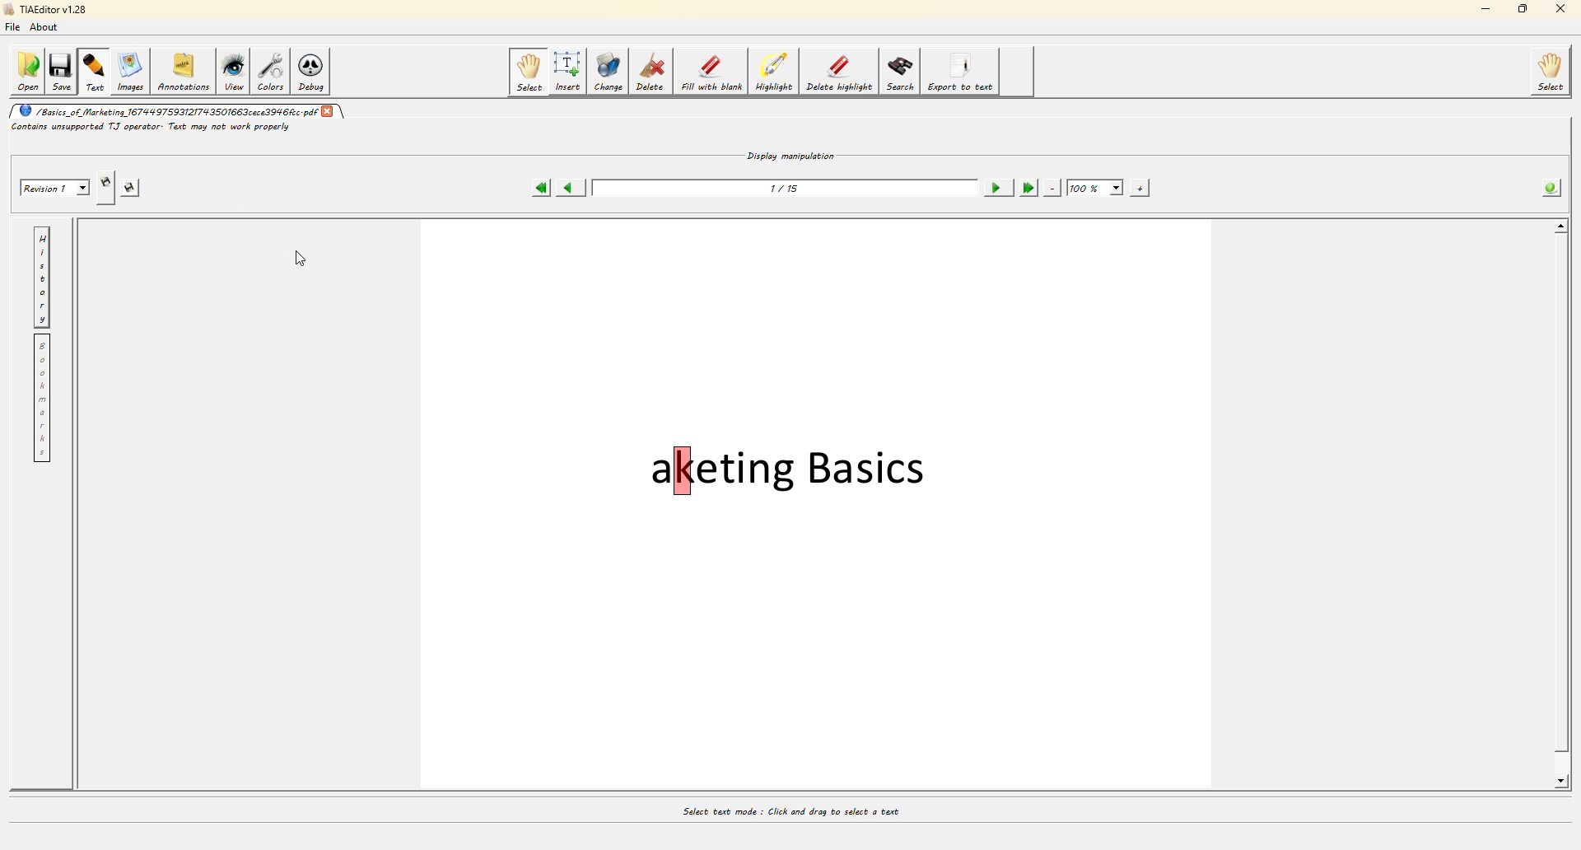 This screenshot has width=1581, height=850. I want to click on zoom in, so click(1142, 186).